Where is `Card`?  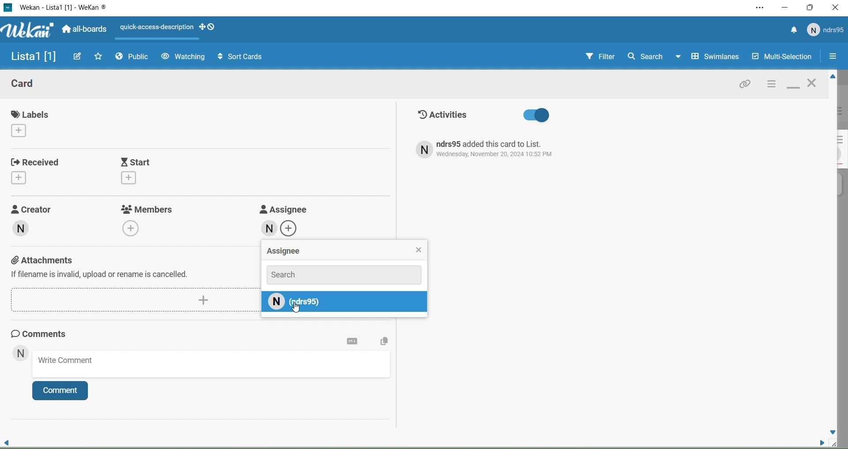
Card is located at coordinates (30, 85).